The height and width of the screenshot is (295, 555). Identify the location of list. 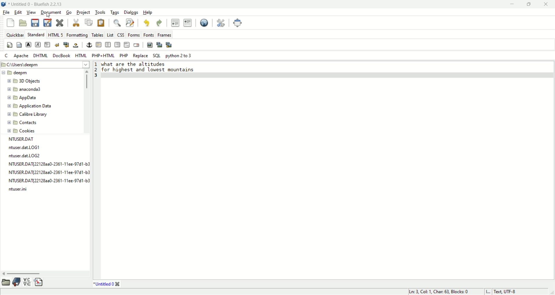
(110, 34).